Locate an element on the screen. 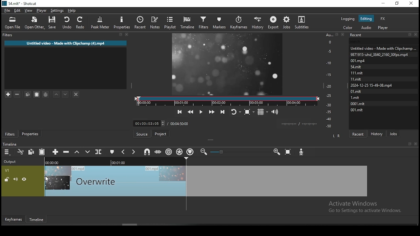 Image resolution: width=420 pixels, height=236 pixels. copy is located at coordinates (28, 93).